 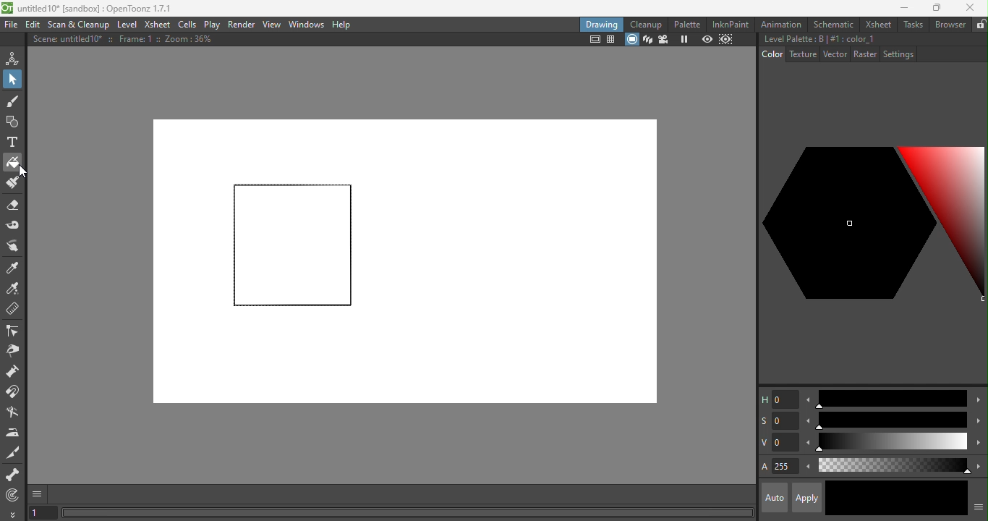 I want to click on Animation, so click(x=782, y=23).